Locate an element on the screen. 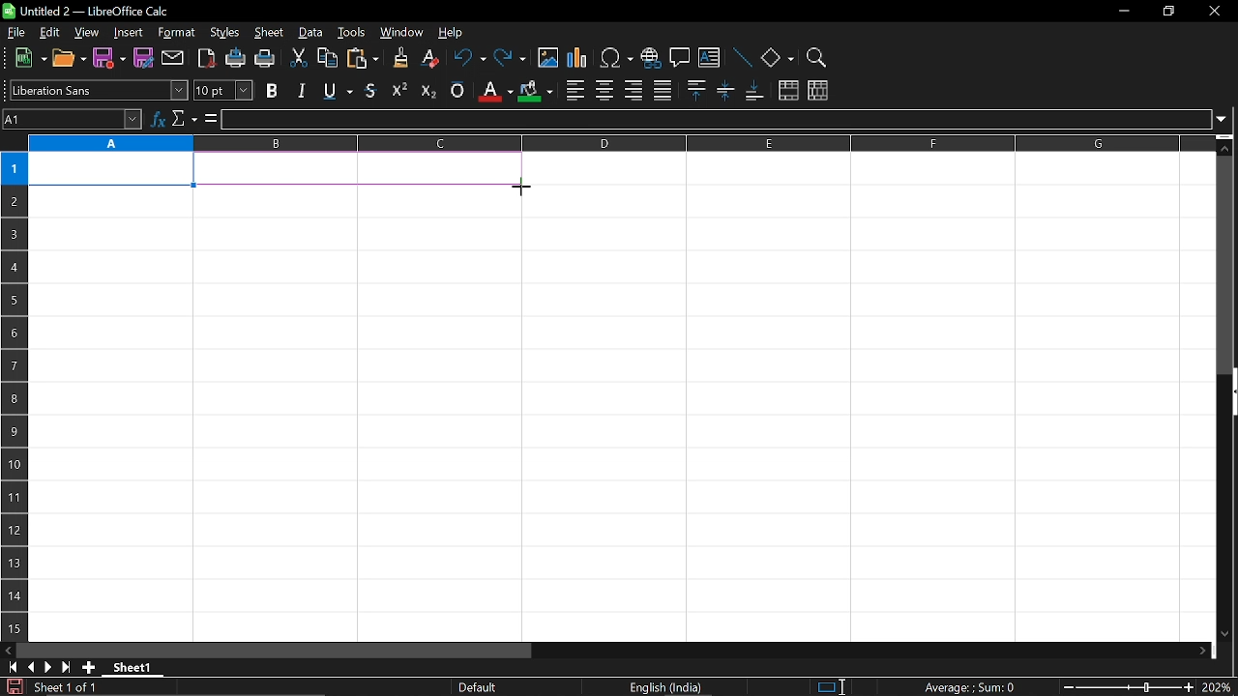  save is located at coordinates (109, 59).